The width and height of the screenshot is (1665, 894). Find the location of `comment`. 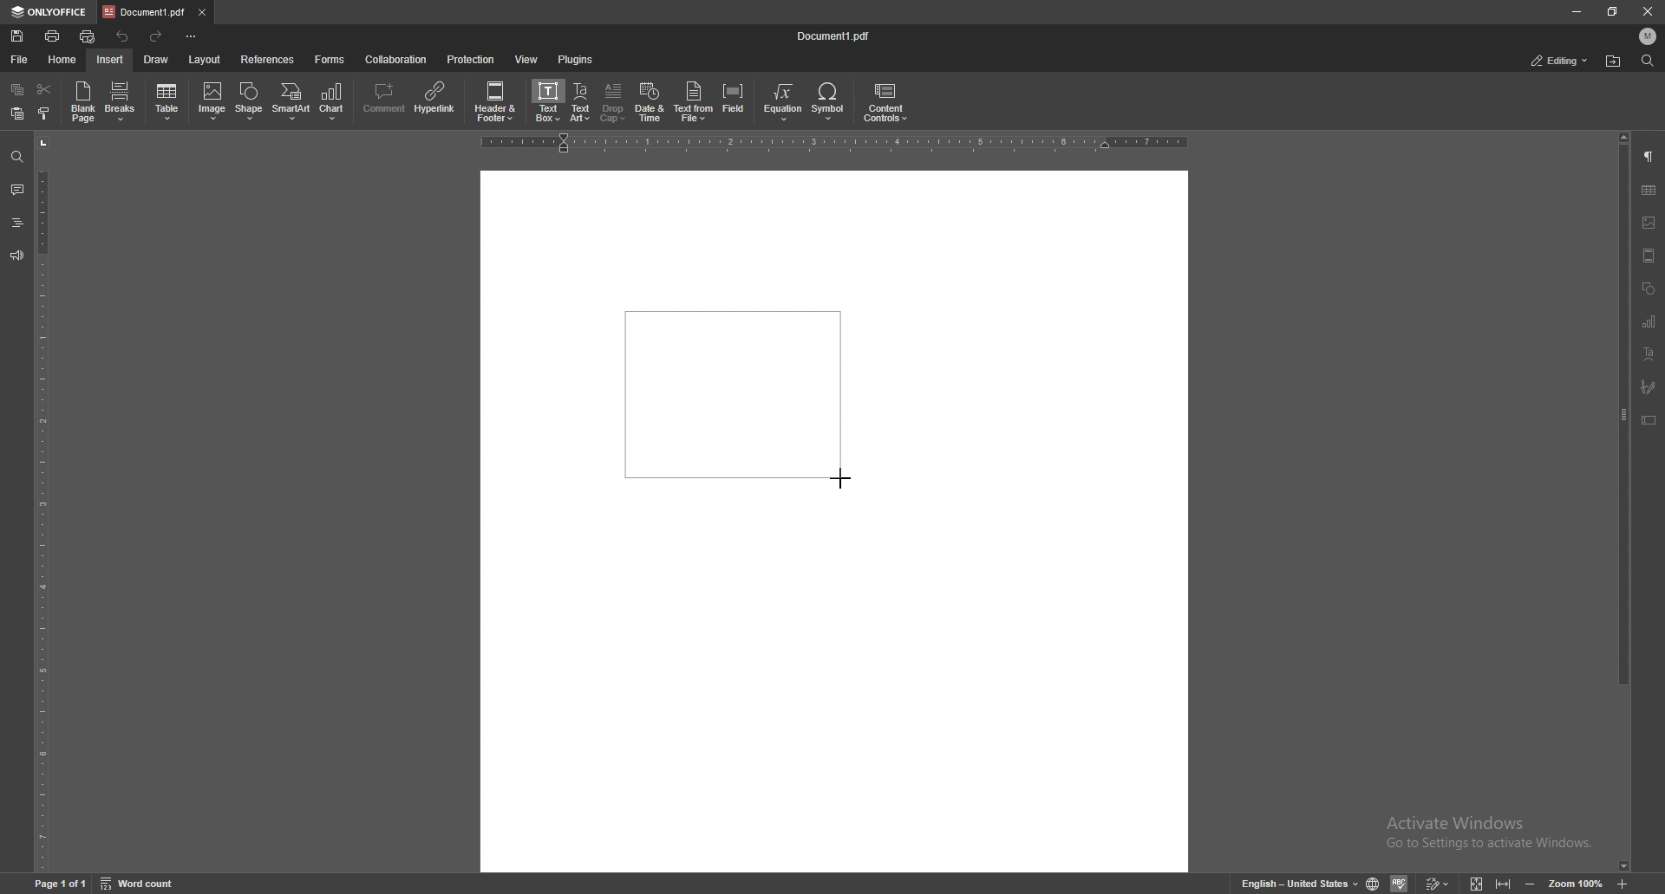

comment is located at coordinates (16, 189).